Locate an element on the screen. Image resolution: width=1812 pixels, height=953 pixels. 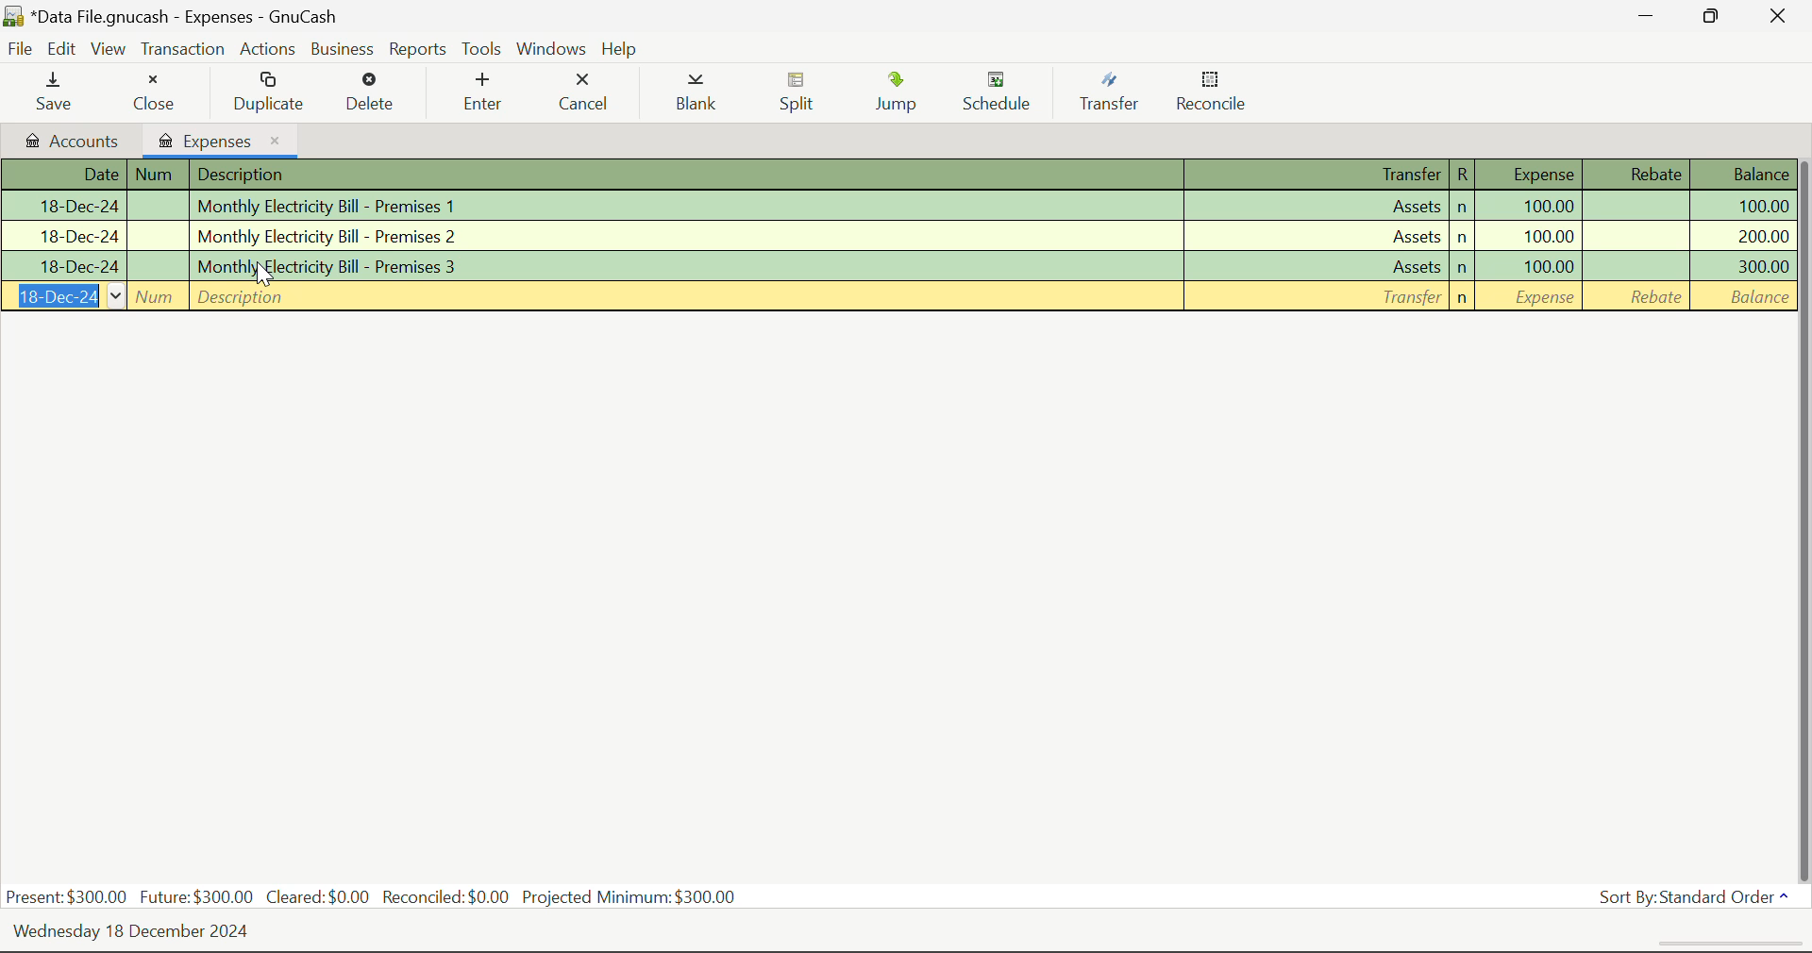
Restore Down is located at coordinates (1649, 20).